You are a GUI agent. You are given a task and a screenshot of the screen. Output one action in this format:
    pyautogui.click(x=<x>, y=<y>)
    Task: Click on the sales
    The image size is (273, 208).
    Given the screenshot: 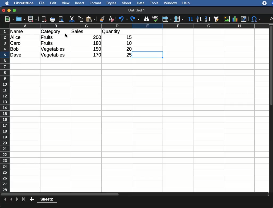 What is the action you would take?
    pyautogui.click(x=86, y=32)
    